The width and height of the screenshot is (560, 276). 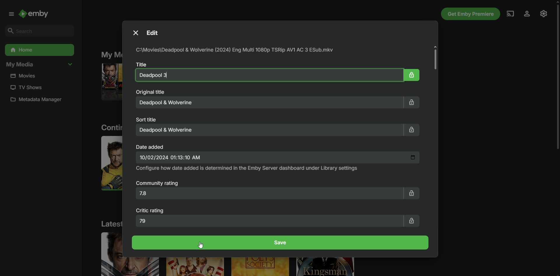 What do you see at coordinates (150, 92) in the screenshot?
I see `Original Title` at bounding box center [150, 92].